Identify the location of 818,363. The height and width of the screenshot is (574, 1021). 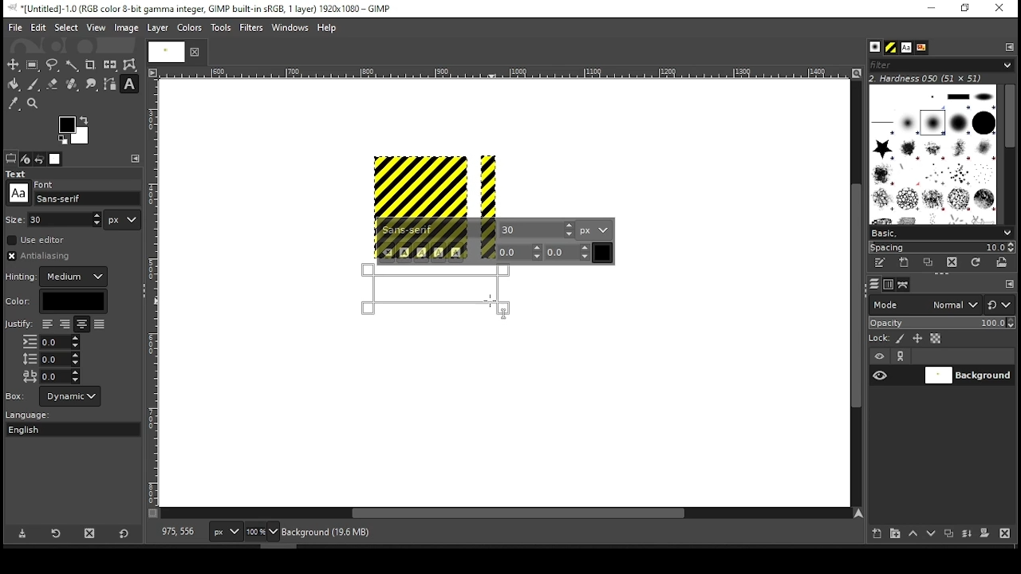
(176, 532).